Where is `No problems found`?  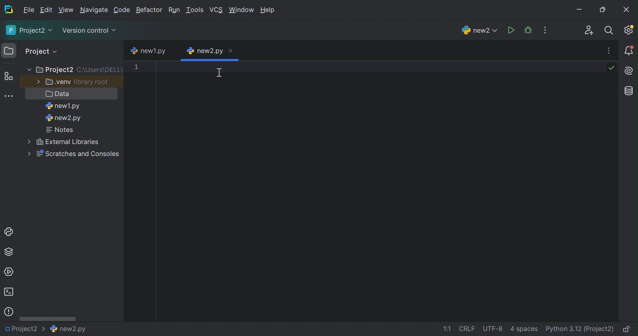
No problems found is located at coordinates (613, 69).